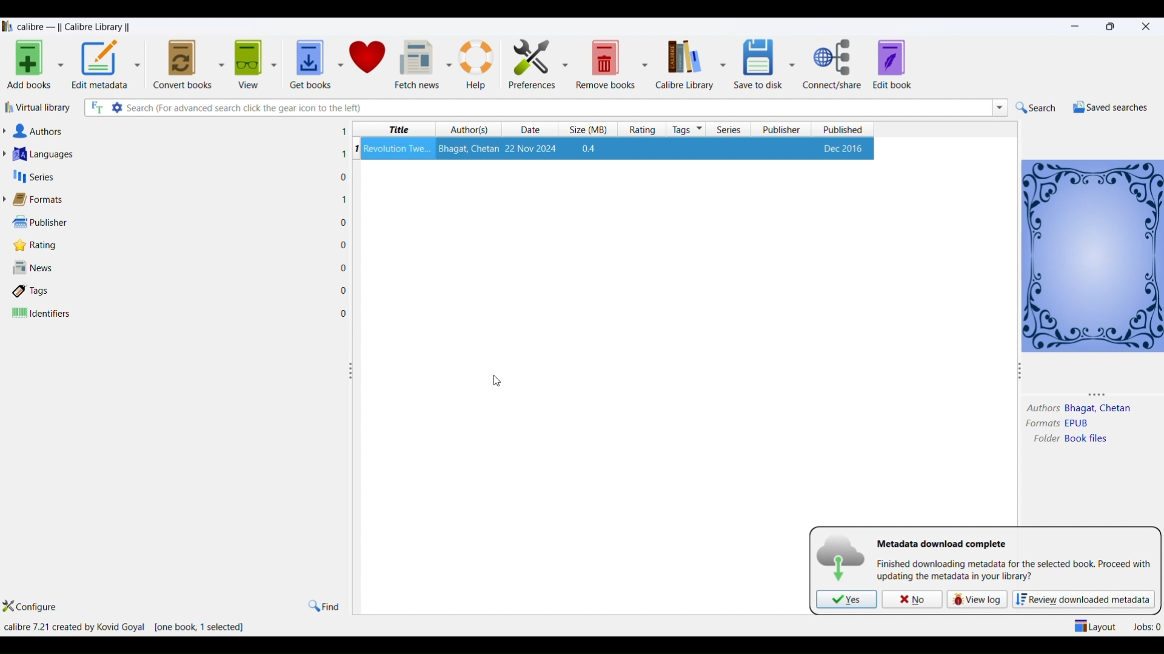 This screenshot has width=1164, height=654. What do you see at coordinates (1042, 409) in the screenshot?
I see `authors` at bounding box center [1042, 409].